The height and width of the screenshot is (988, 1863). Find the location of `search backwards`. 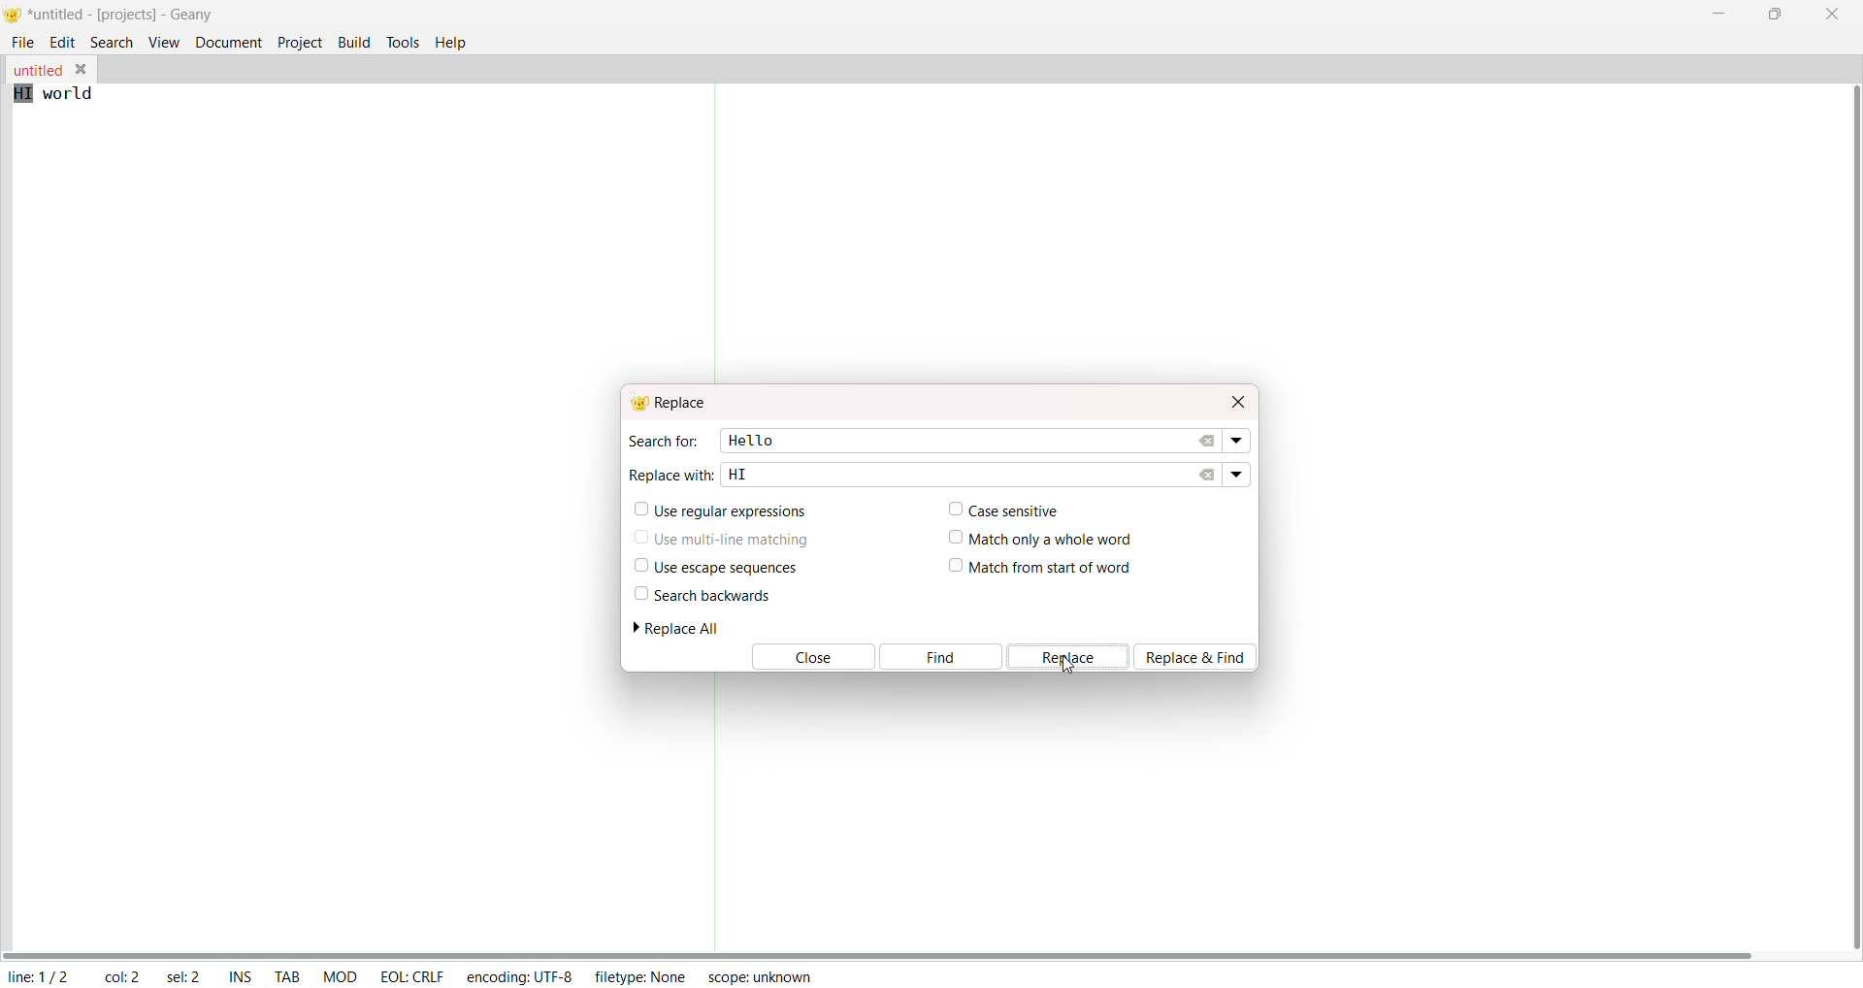

search backwards is located at coordinates (701, 595).